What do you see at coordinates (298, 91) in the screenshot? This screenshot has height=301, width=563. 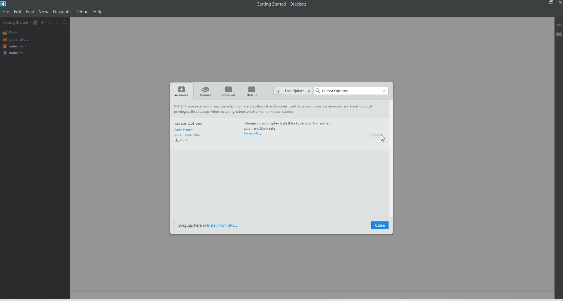 I see `last update` at bounding box center [298, 91].